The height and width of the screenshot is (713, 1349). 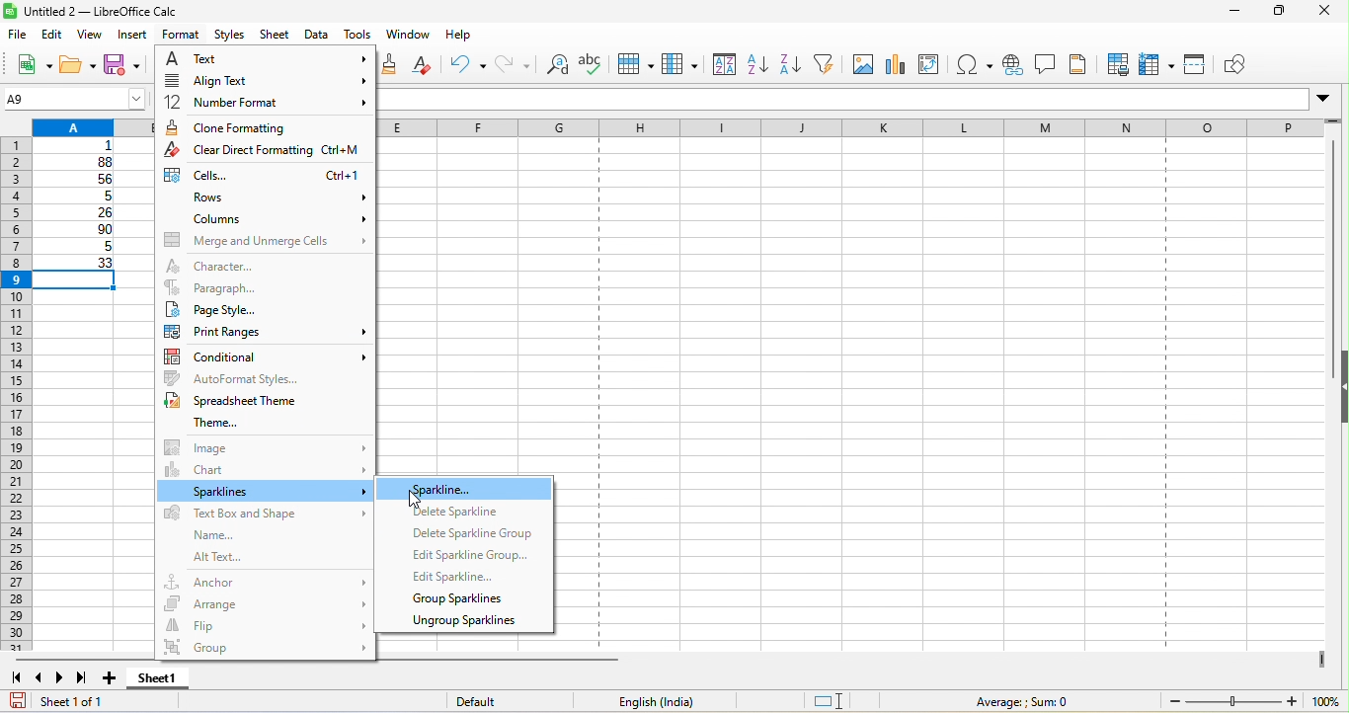 What do you see at coordinates (758, 66) in the screenshot?
I see `sort ascending` at bounding box center [758, 66].